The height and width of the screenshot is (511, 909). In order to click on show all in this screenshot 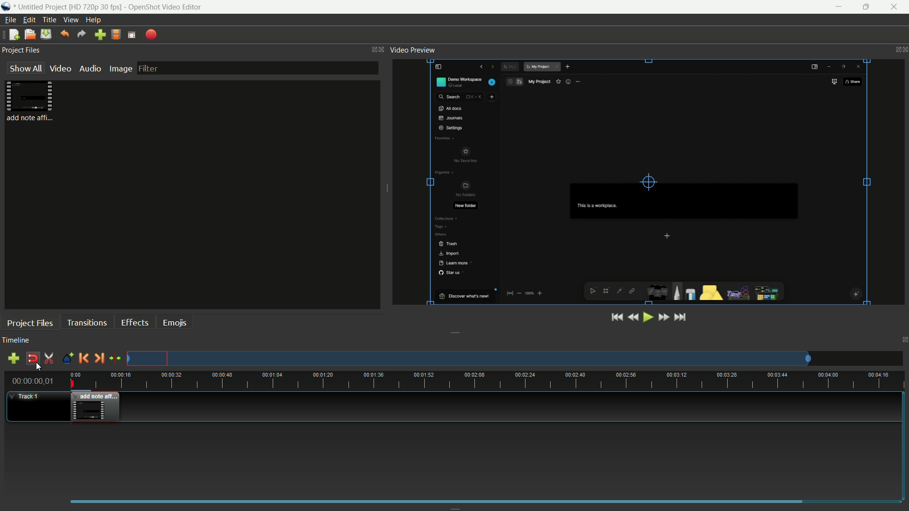, I will do `click(26, 68)`.